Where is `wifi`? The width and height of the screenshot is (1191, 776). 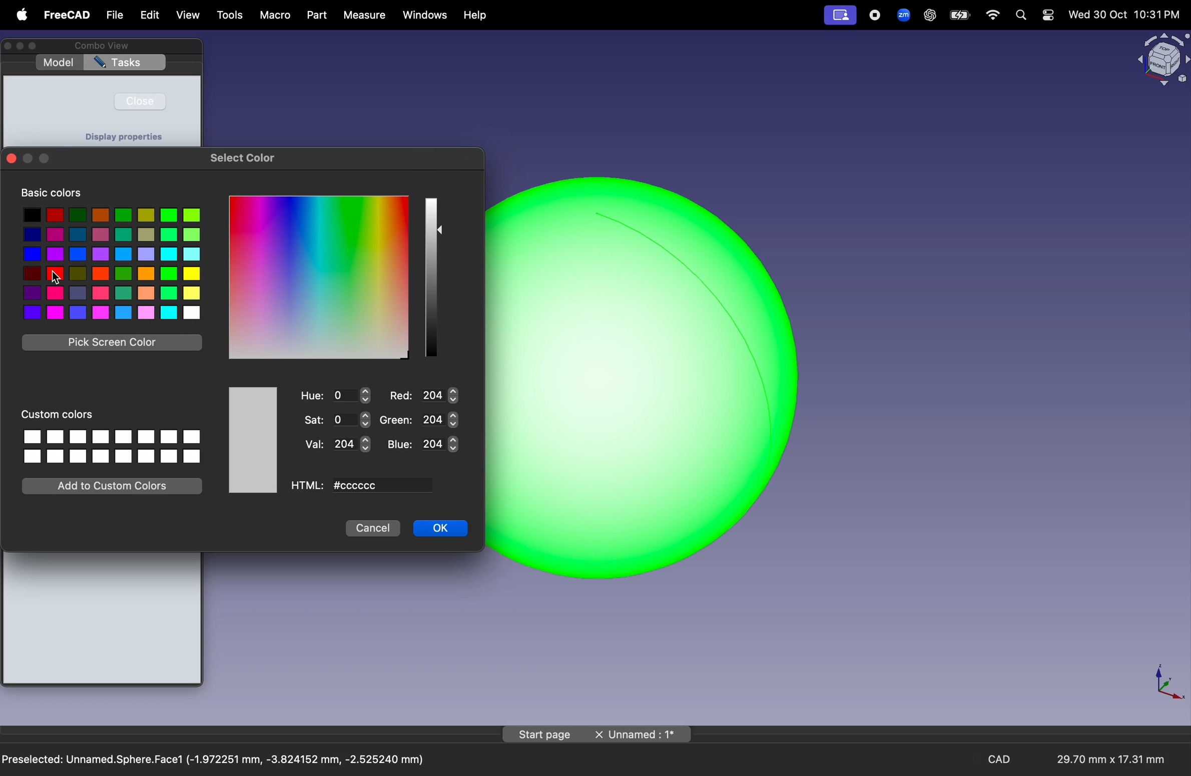 wifi is located at coordinates (993, 15).